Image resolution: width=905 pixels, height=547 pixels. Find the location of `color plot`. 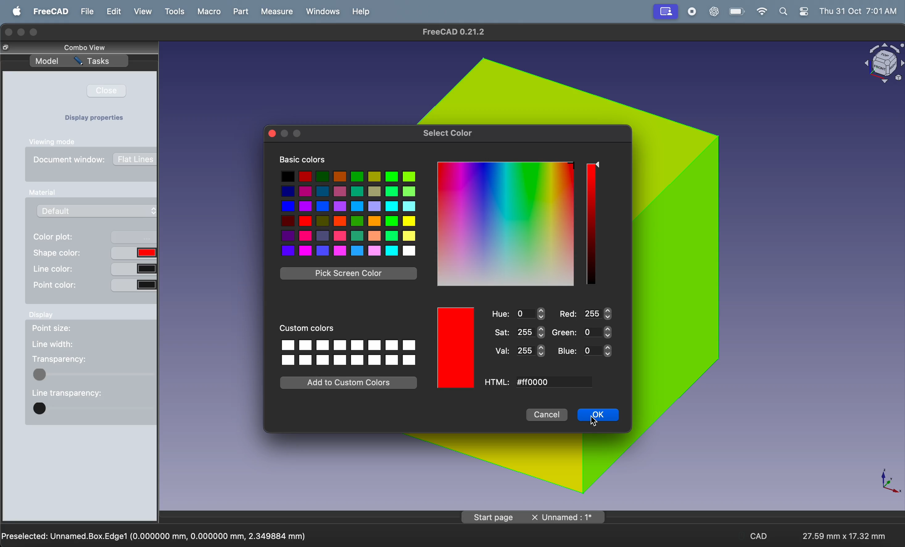

color plot is located at coordinates (95, 237).